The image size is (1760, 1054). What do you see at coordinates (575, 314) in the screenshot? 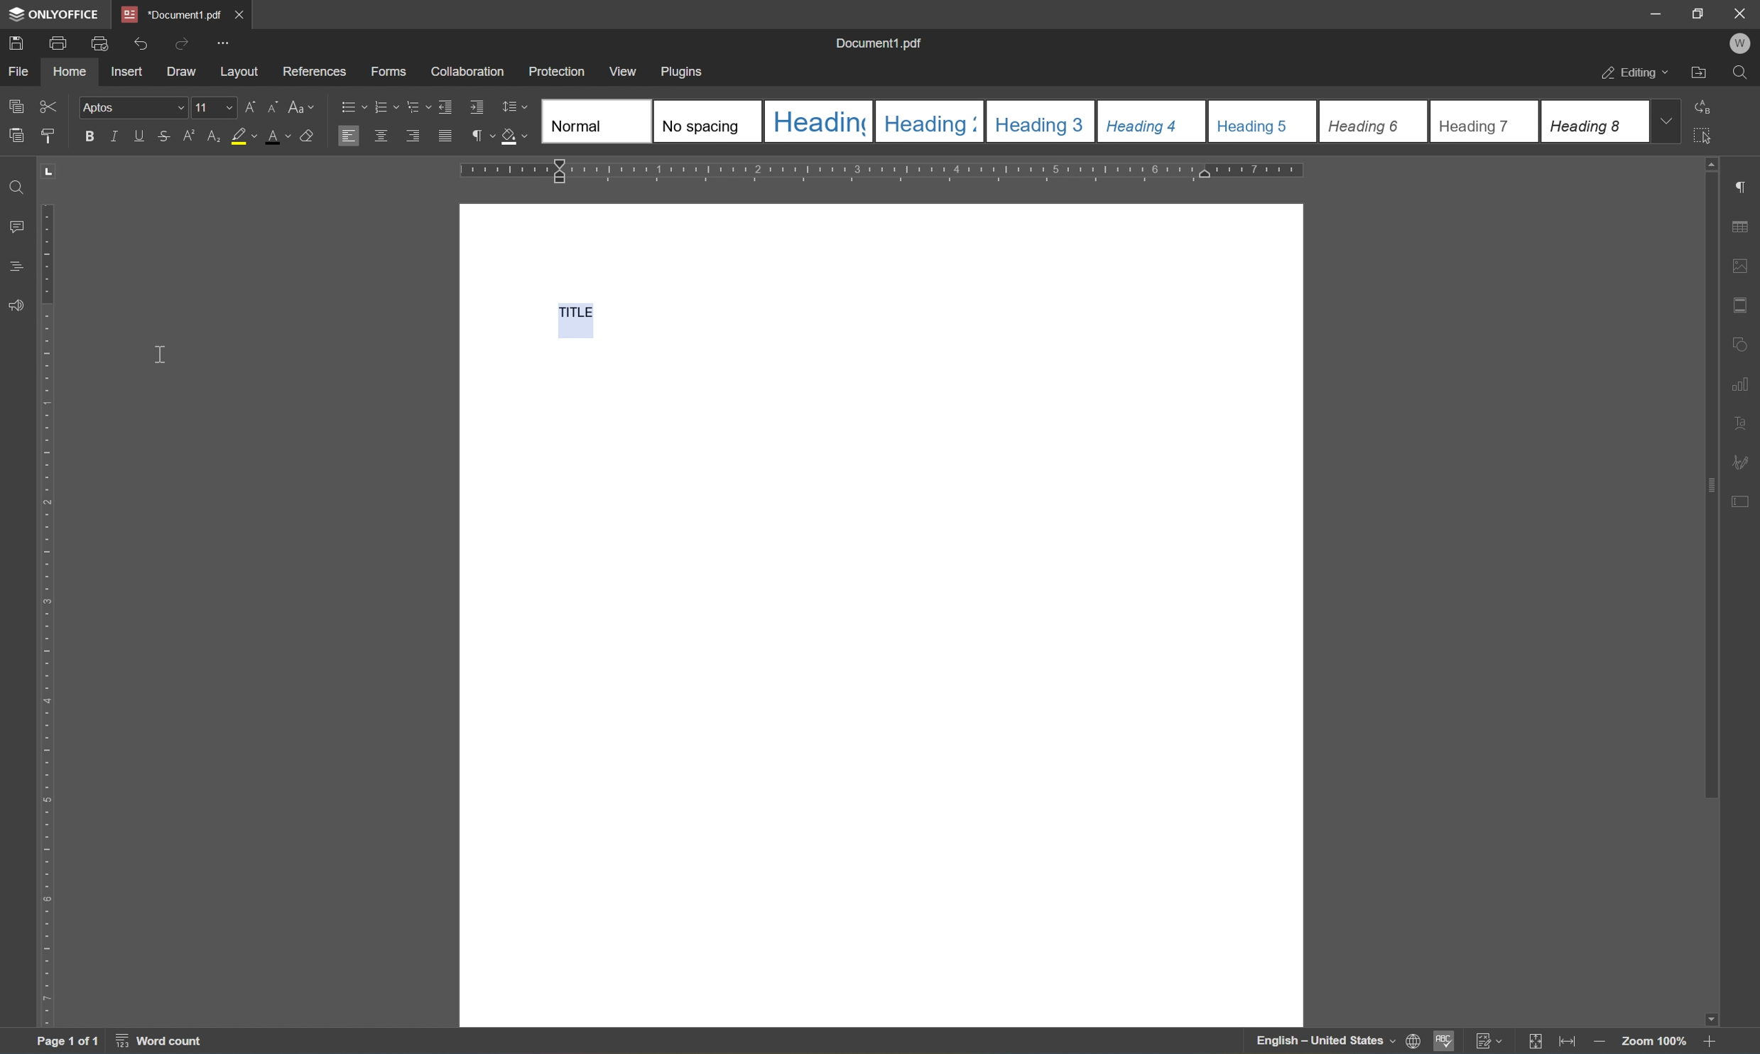
I see `TITLE` at bounding box center [575, 314].